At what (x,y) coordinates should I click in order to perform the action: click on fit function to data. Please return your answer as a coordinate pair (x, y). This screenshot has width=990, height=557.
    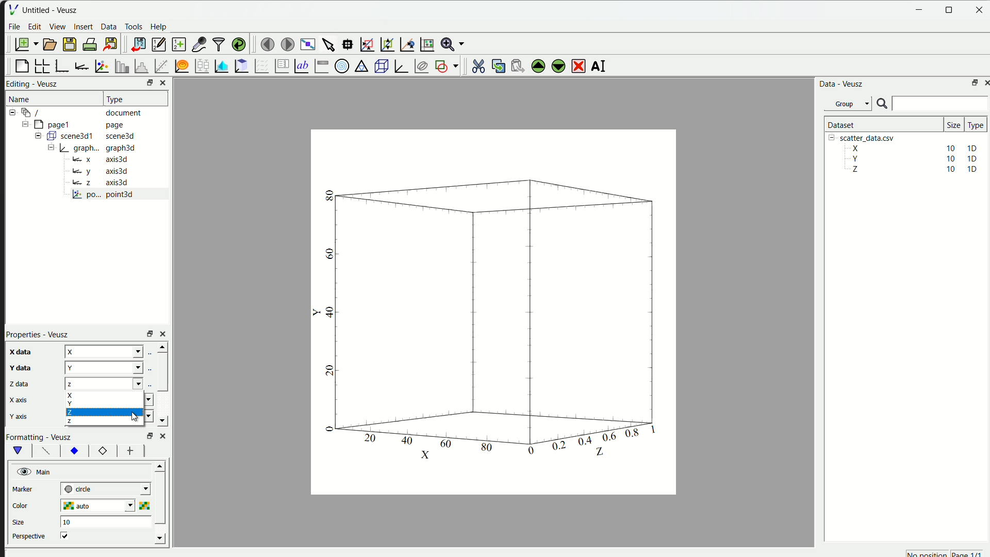
    Looking at the image, I should click on (160, 65).